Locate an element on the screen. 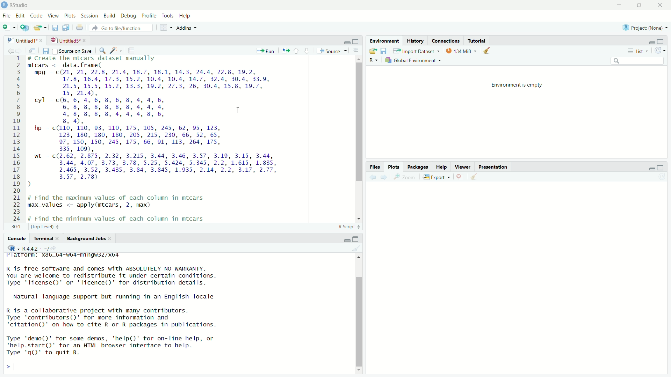 This screenshot has height=377, width=671. 30:1 (Top Level) + is located at coordinates (35, 227).